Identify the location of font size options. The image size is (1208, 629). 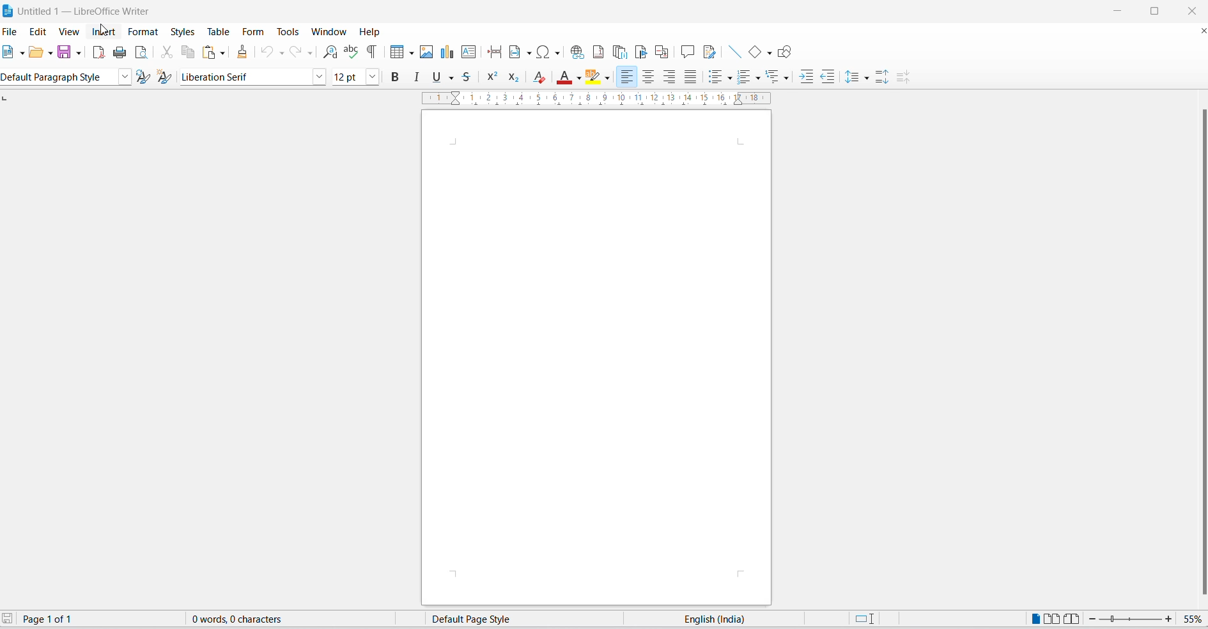
(373, 76).